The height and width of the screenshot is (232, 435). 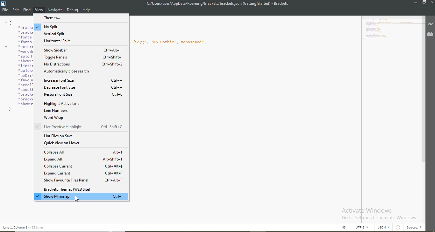 I want to click on collapse all, so click(x=84, y=153).